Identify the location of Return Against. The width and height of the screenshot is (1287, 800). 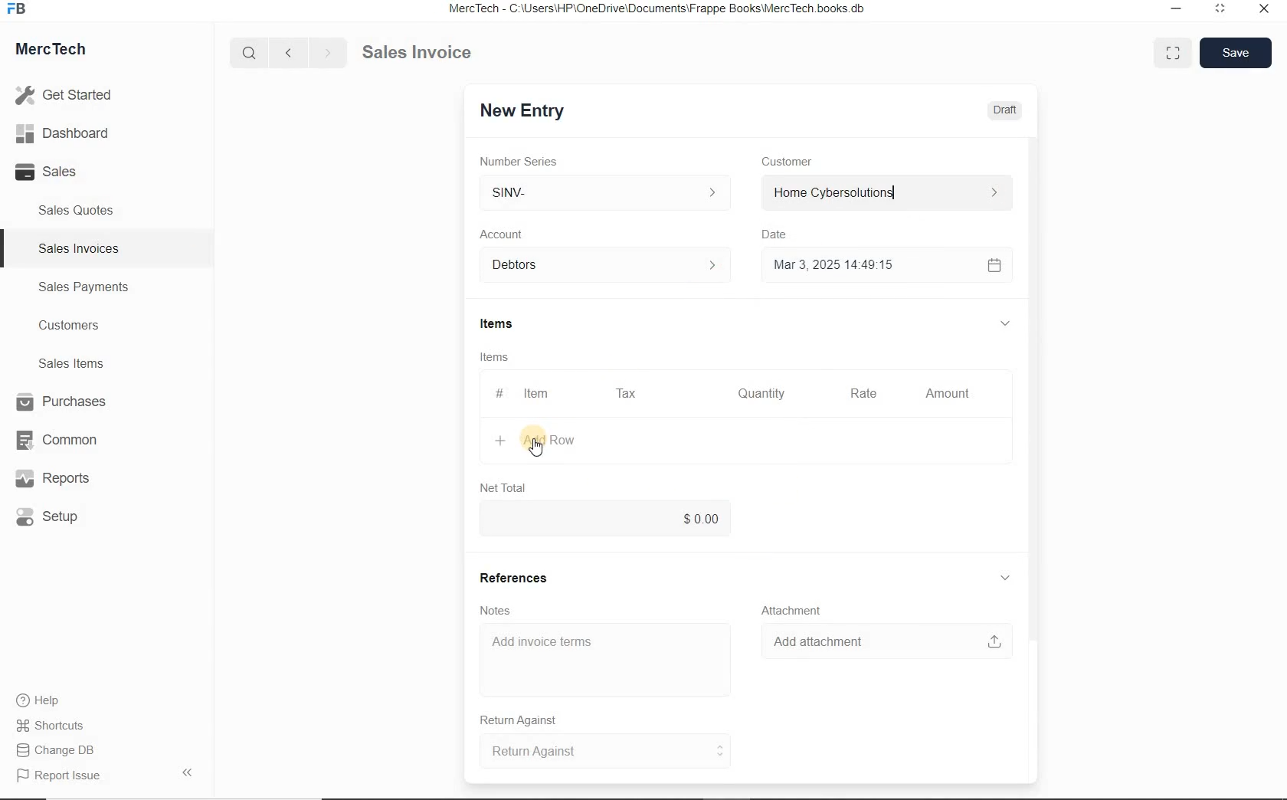
(606, 751).